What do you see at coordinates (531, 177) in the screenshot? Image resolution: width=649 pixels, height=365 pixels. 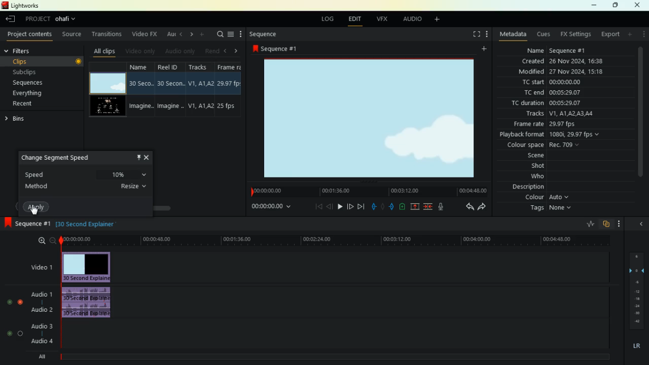 I see `who` at bounding box center [531, 177].